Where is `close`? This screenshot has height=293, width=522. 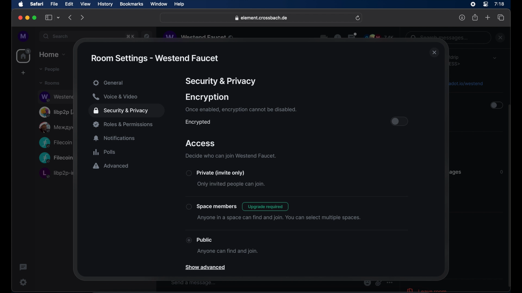 close is located at coordinates (20, 18).